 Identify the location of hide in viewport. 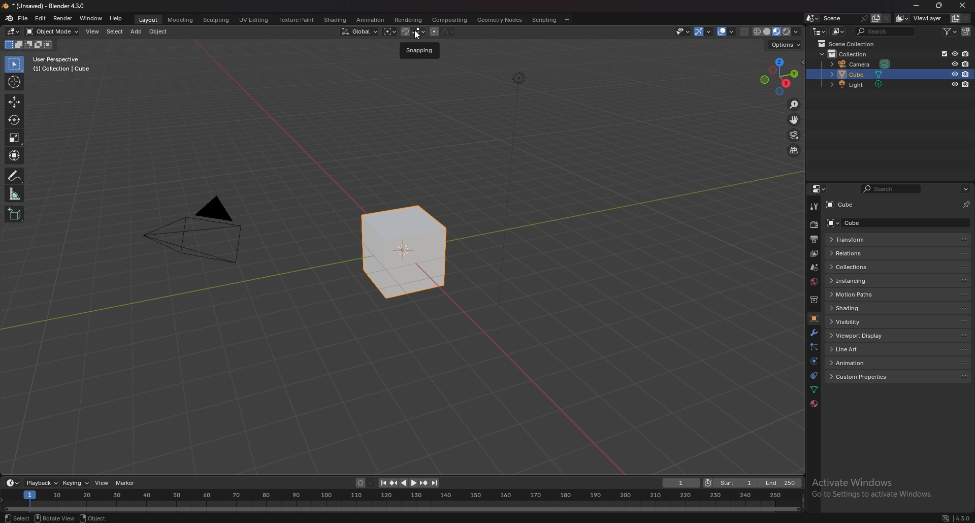
(954, 74).